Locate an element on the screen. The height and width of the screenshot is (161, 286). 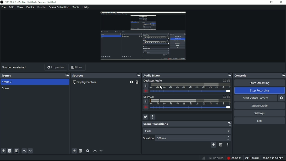
Cursor is located at coordinates (161, 87).